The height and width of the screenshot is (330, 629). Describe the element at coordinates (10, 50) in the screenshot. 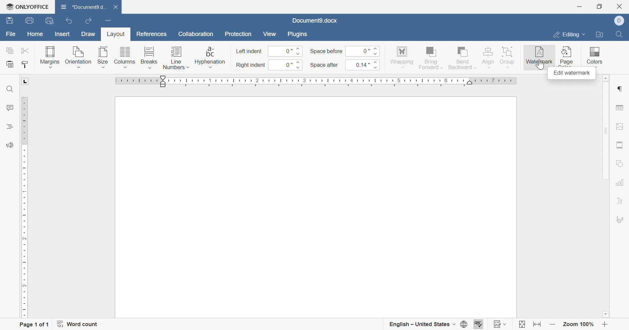

I see `copy` at that location.